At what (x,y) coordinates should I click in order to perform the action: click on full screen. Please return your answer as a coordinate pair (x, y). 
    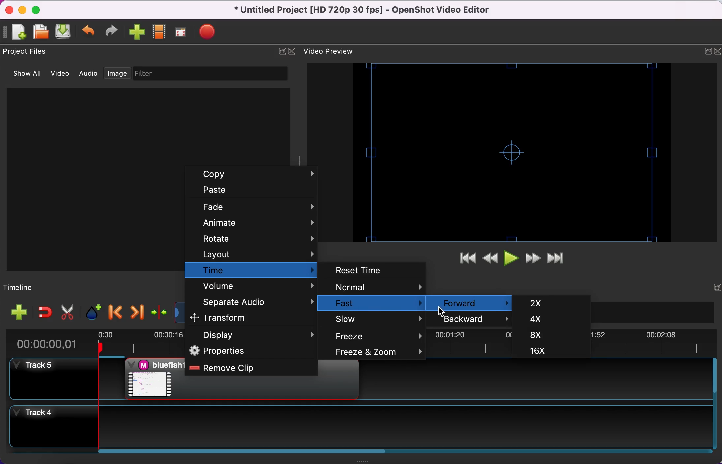
    Looking at the image, I should click on (184, 32).